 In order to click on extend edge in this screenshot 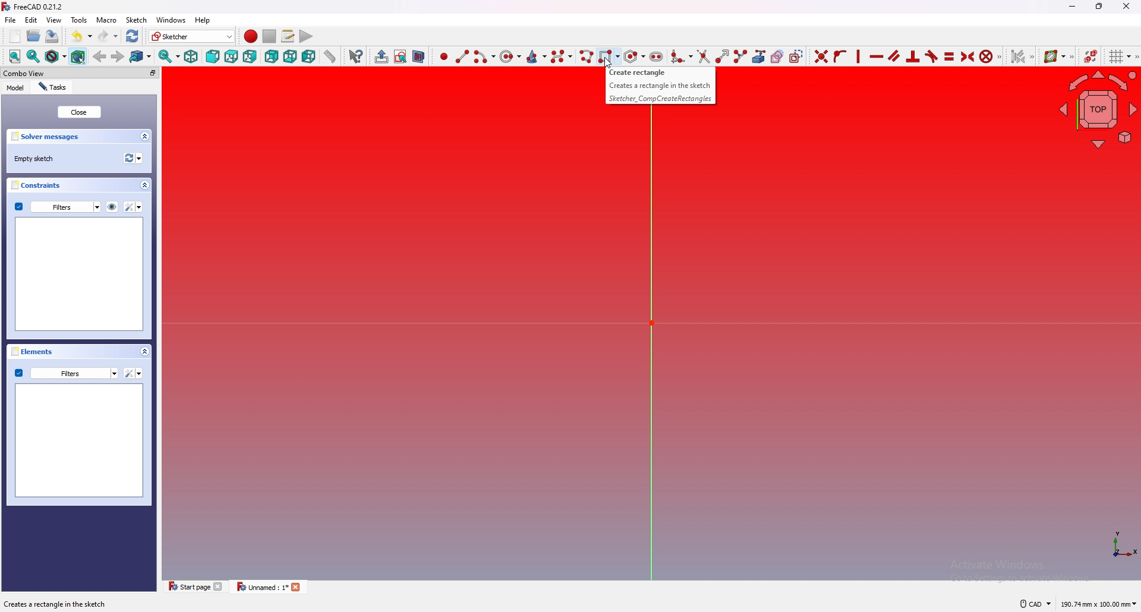, I will do `click(723, 56)`.